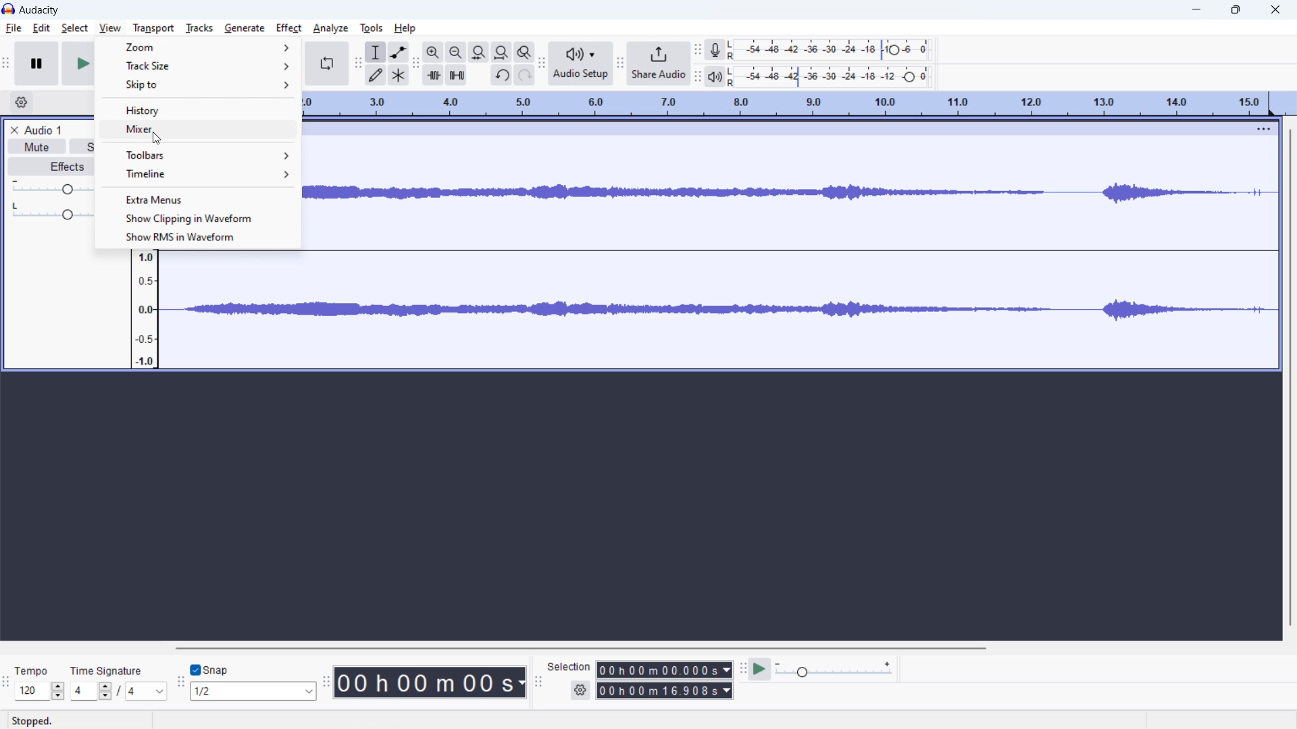 The width and height of the screenshot is (1297, 729). What do you see at coordinates (542, 63) in the screenshot?
I see `audio setup toolbar` at bounding box center [542, 63].